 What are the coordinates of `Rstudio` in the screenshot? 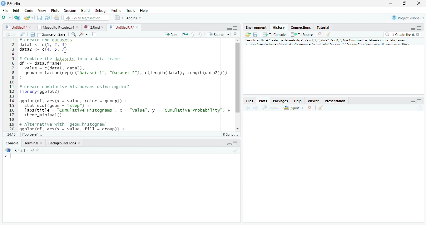 It's located at (11, 3).